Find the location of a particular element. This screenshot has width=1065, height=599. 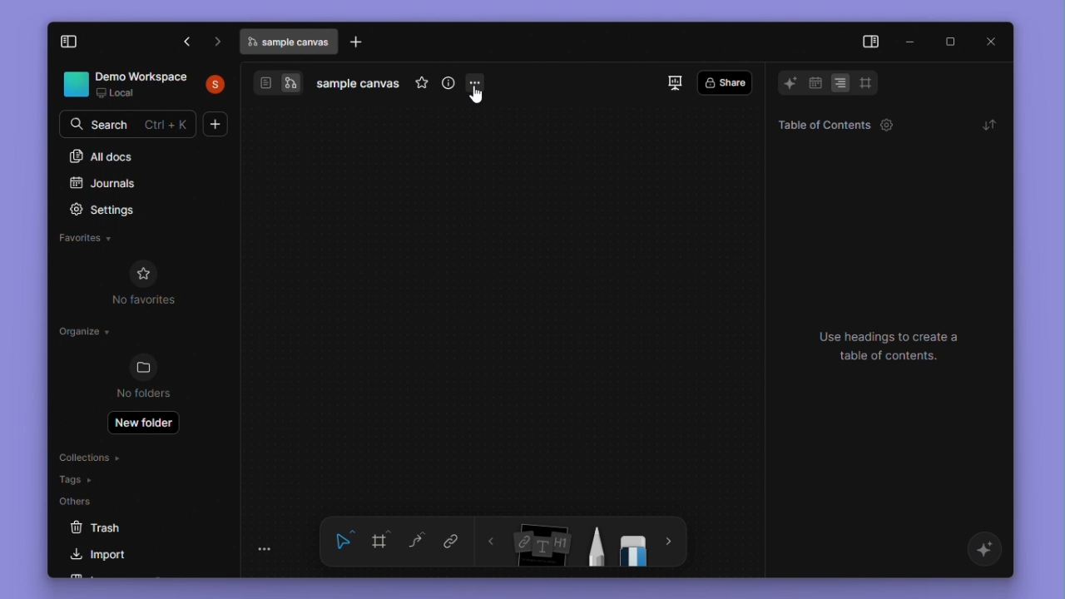

Maximize is located at coordinates (949, 42).